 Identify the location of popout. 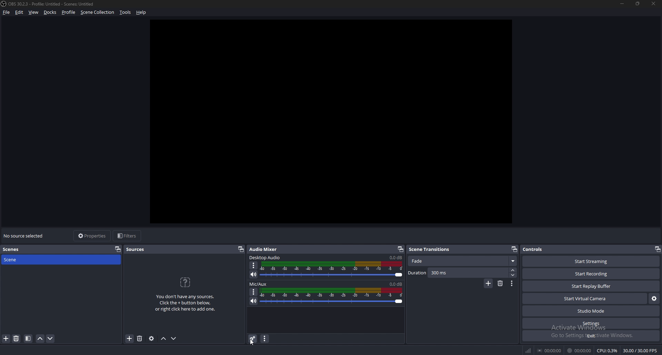
(240, 250).